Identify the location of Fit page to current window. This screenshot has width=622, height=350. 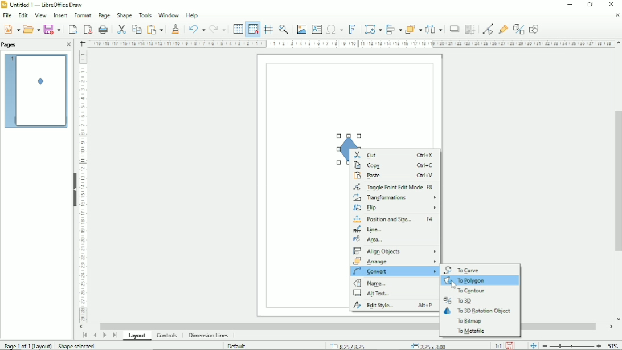
(532, 345).